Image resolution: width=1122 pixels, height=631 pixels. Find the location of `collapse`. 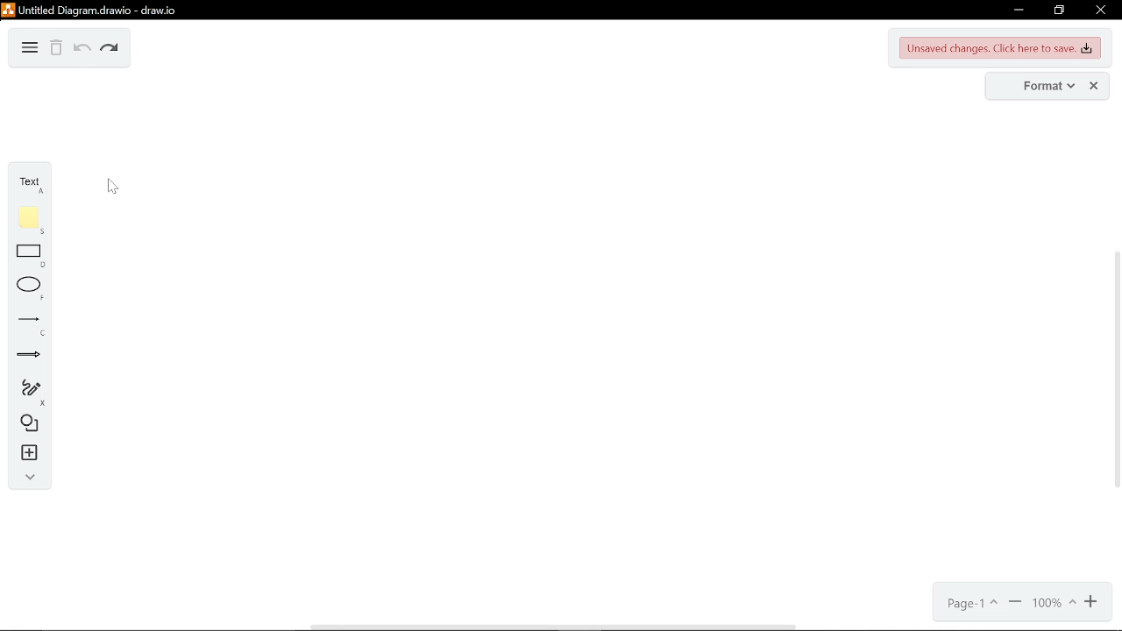

collapse is located at coordinates (31, 478).